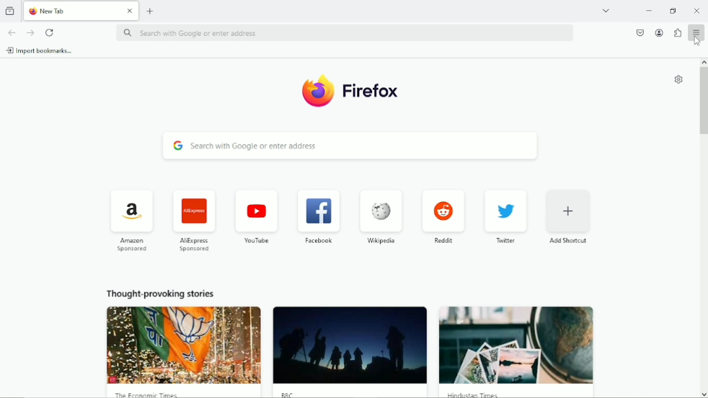 This screenshot has width=708, height=398. I want to click on scroll up, so click(703, 62).